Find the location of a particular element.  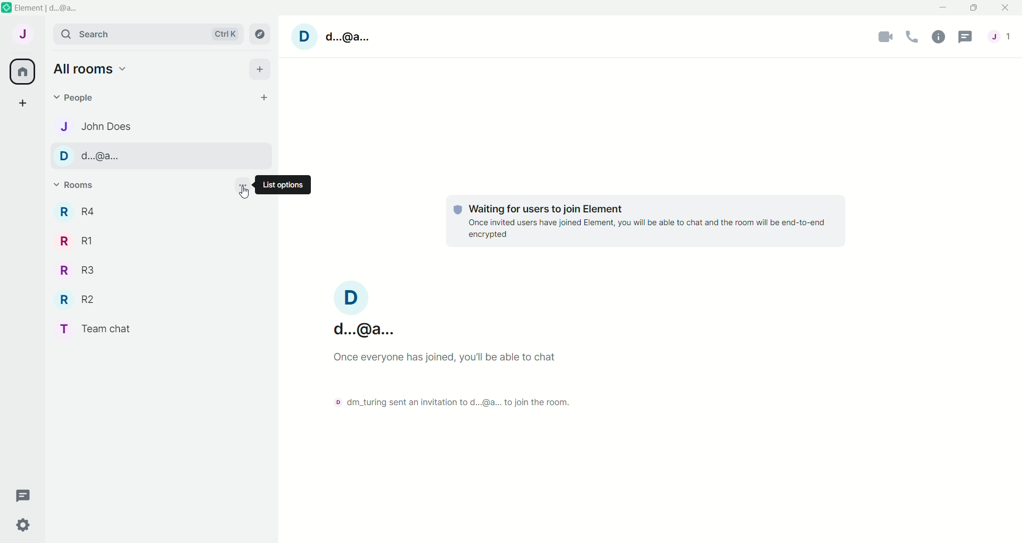

D is located at coordinates (353, 297).